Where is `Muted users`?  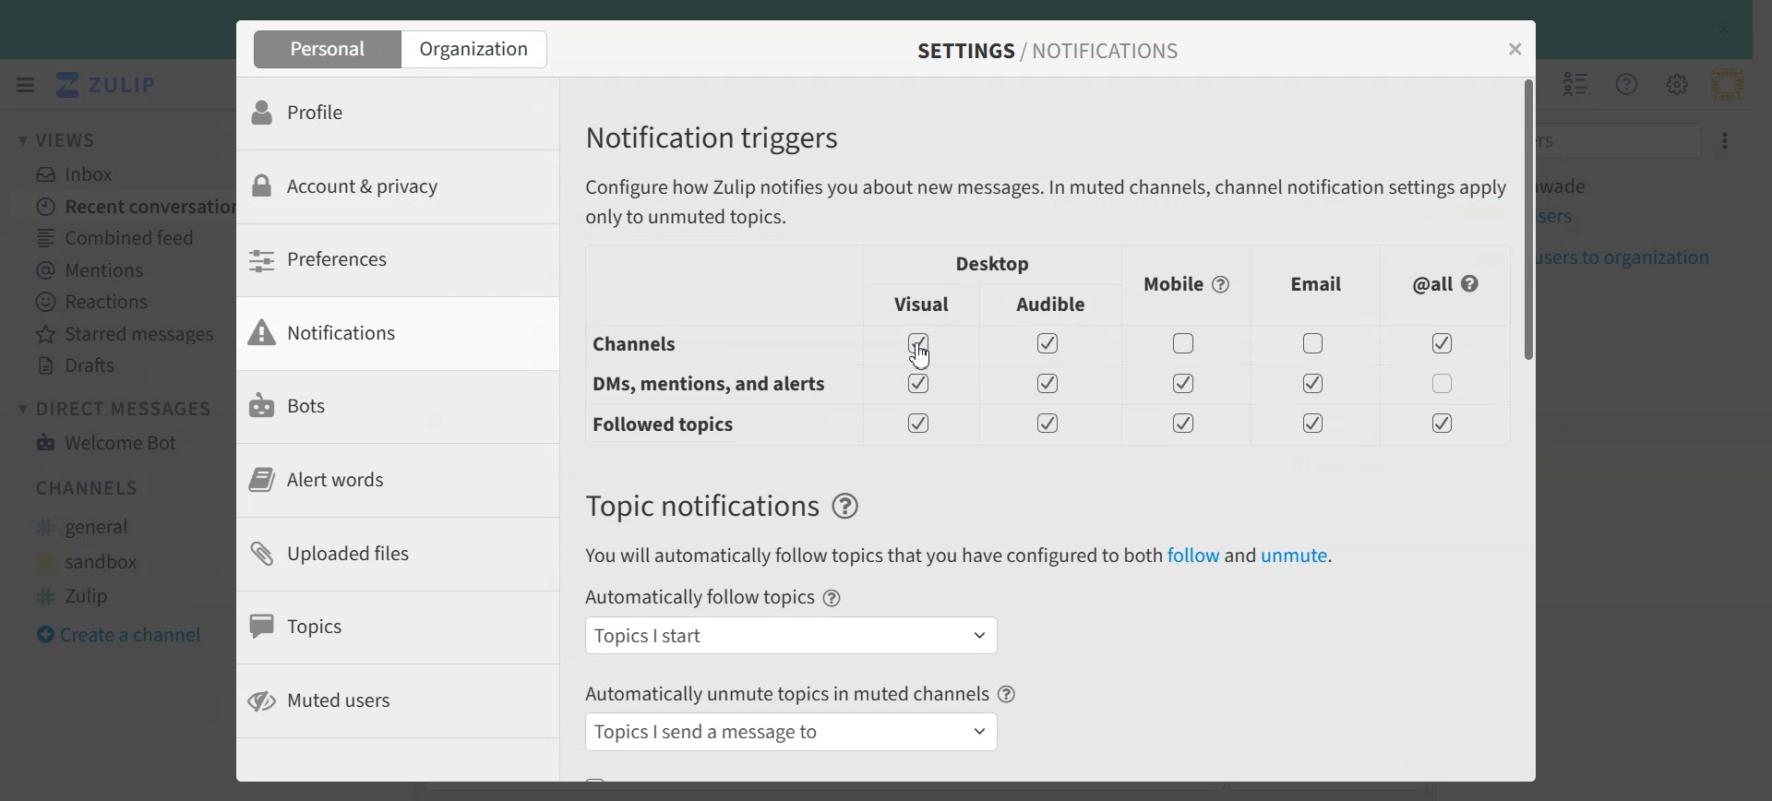
Muted users is located at coordinates (367, 701).